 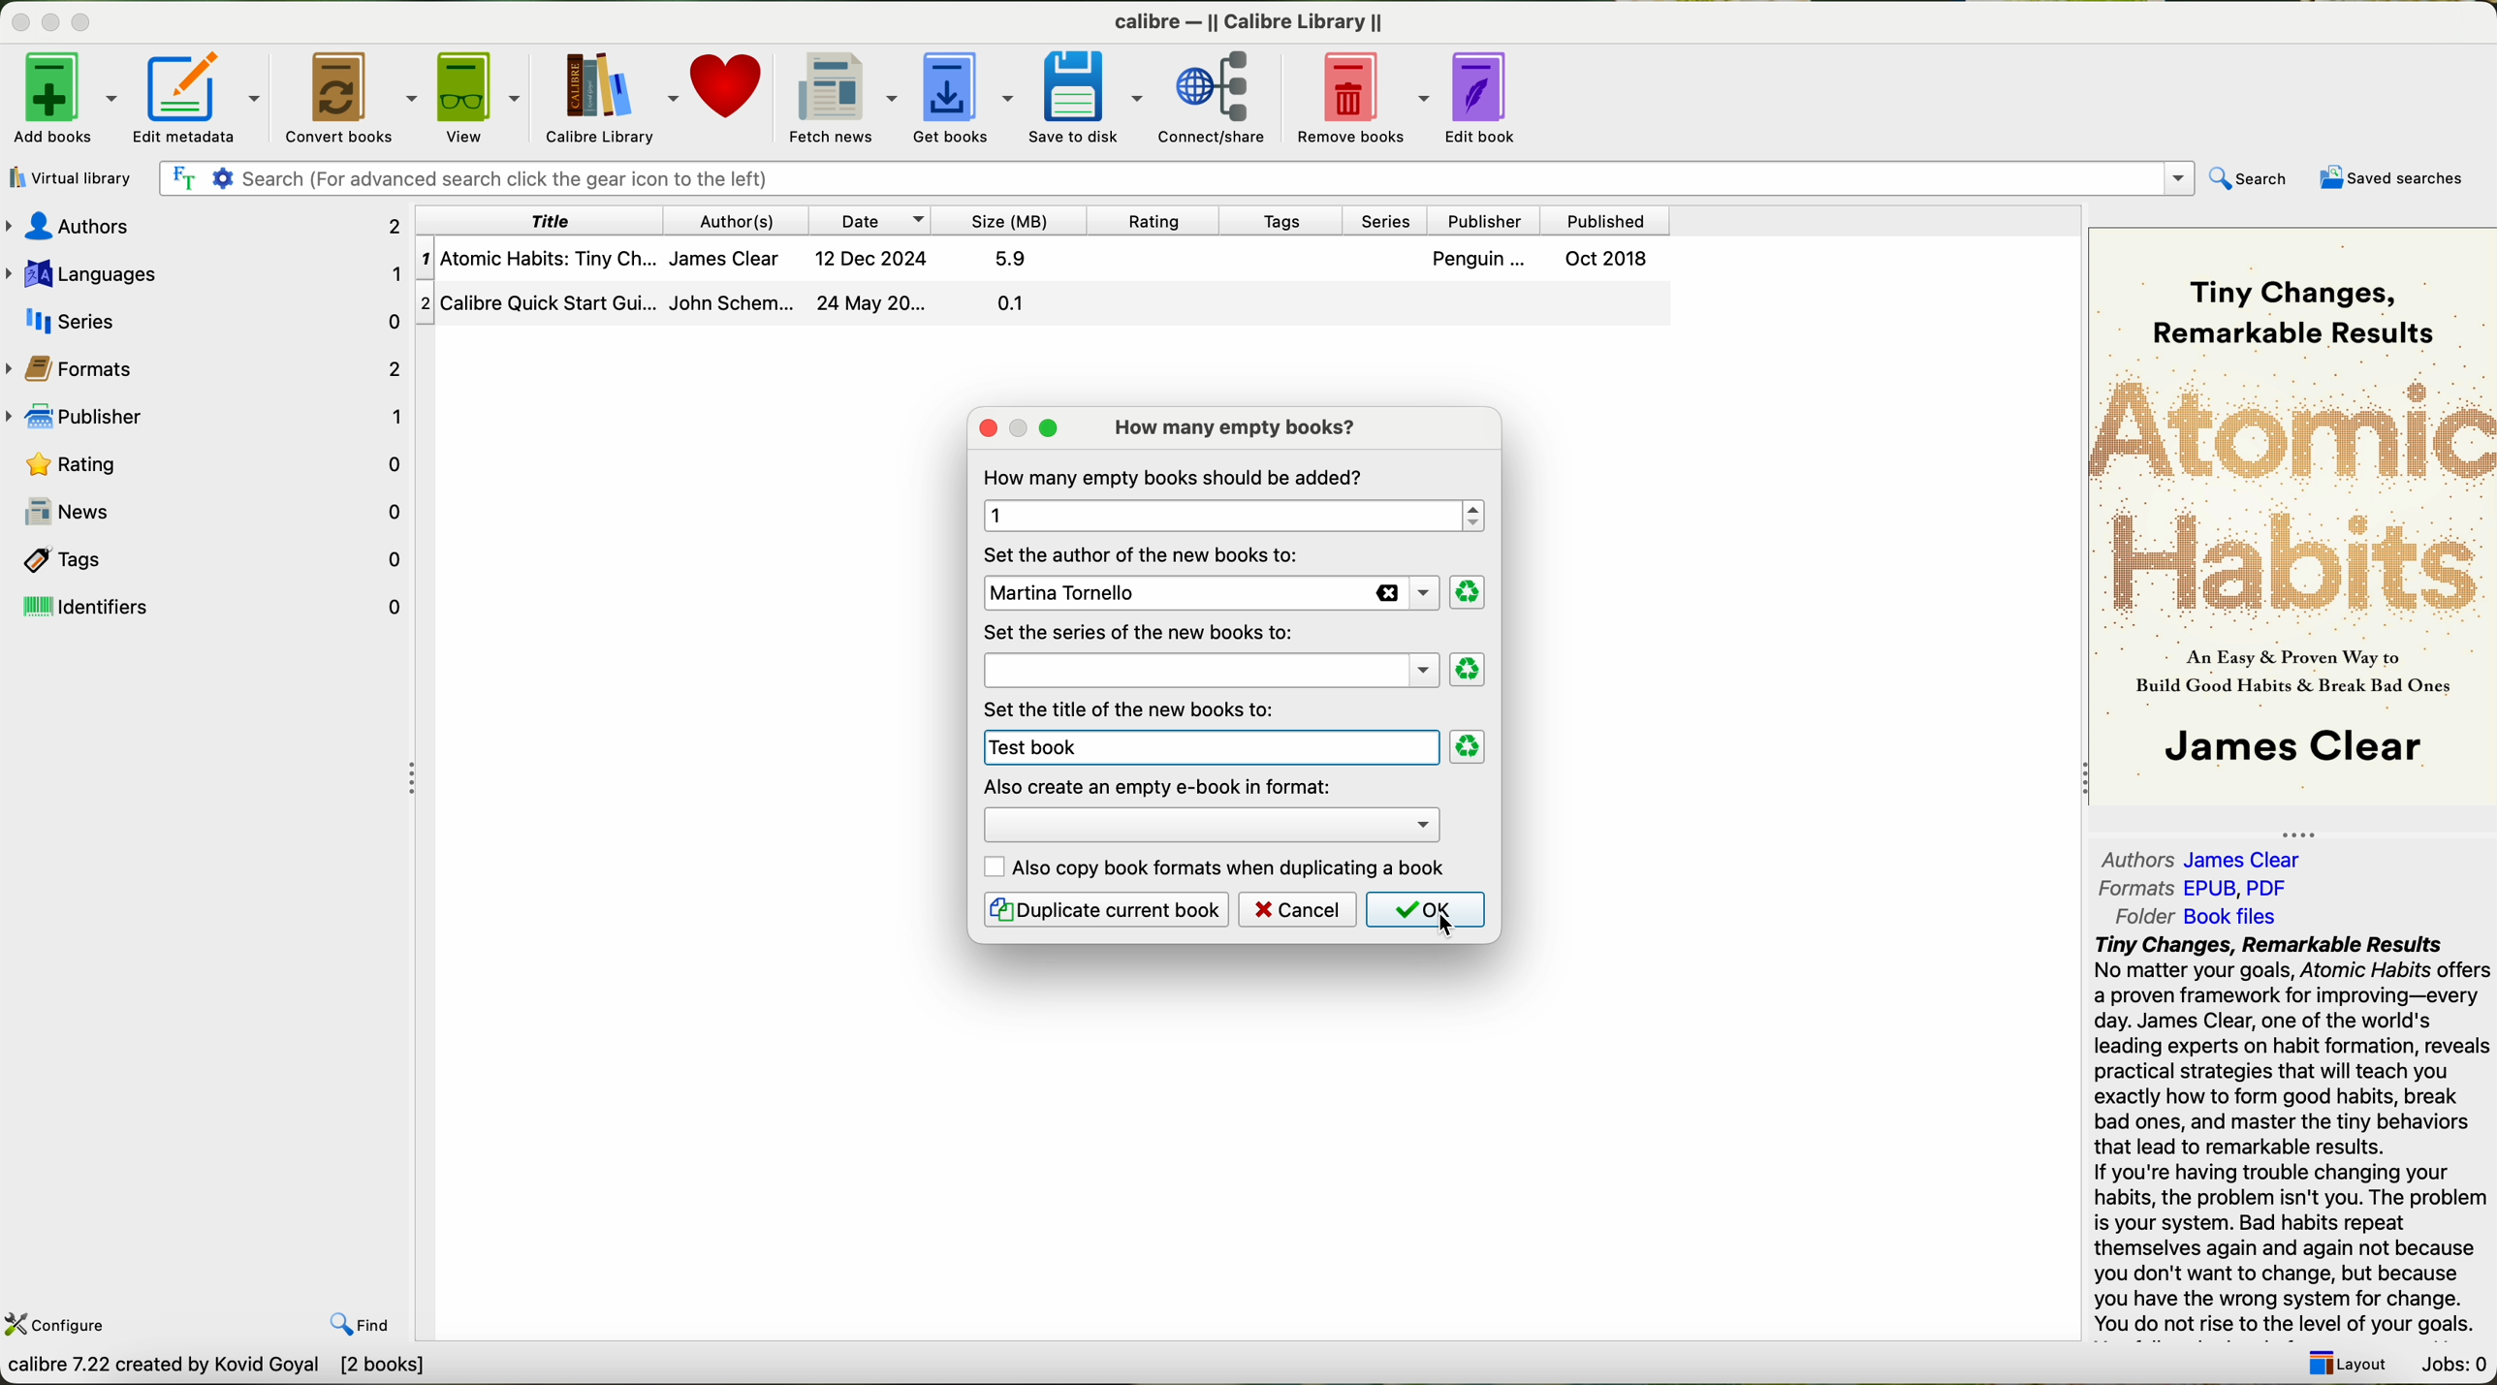 I want to click on rating, so click(x=206, y=463).